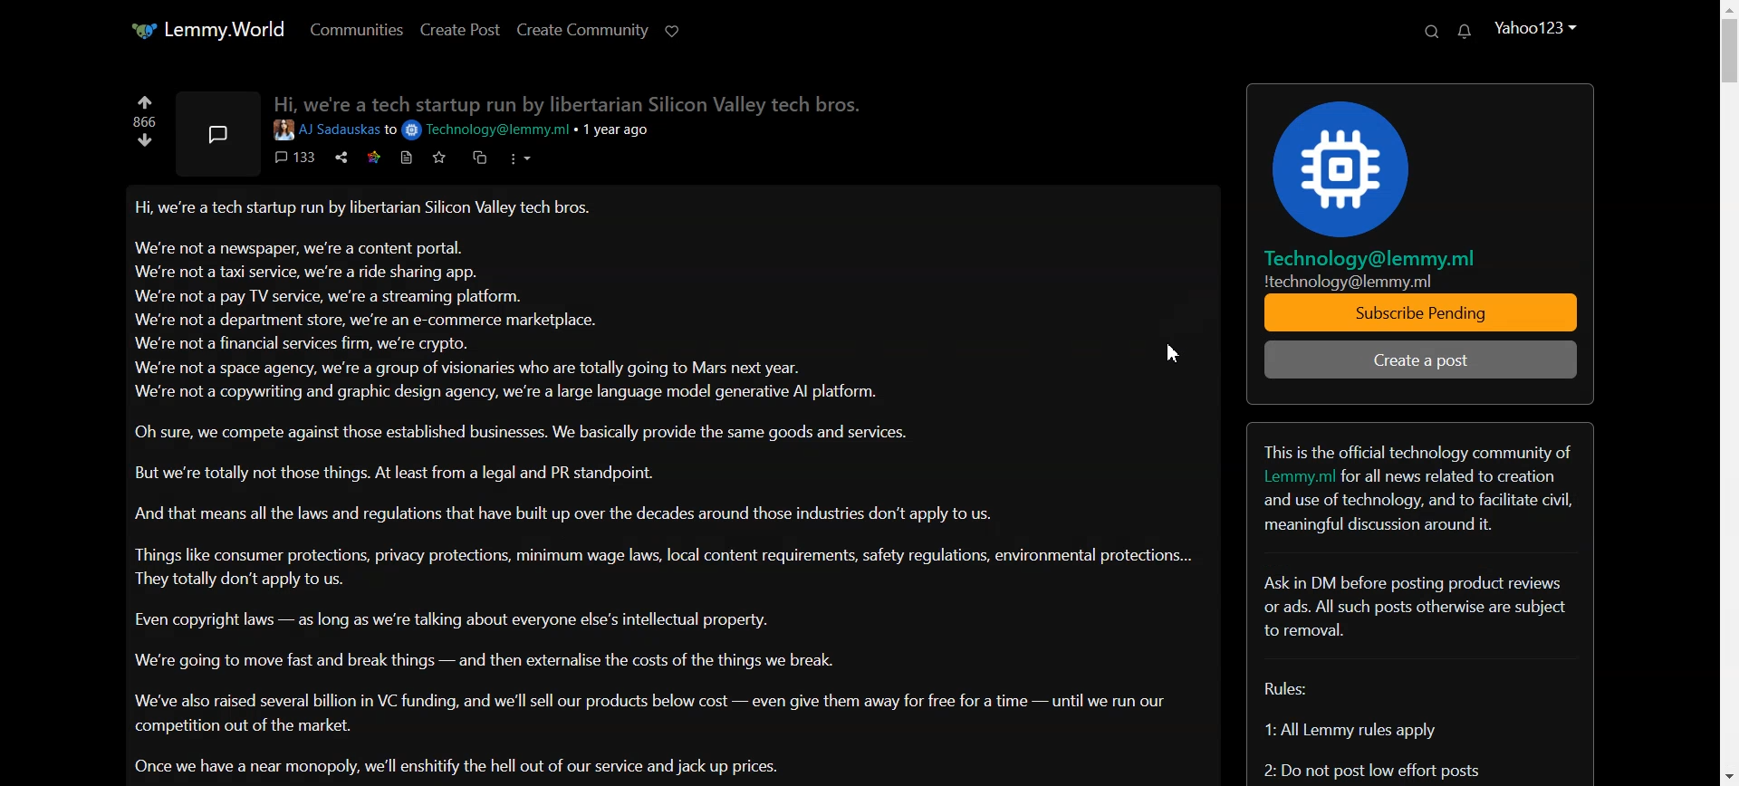  Describe the element at coordinates (217, 133) in the screenshot. I see `thumbnail` at that location.